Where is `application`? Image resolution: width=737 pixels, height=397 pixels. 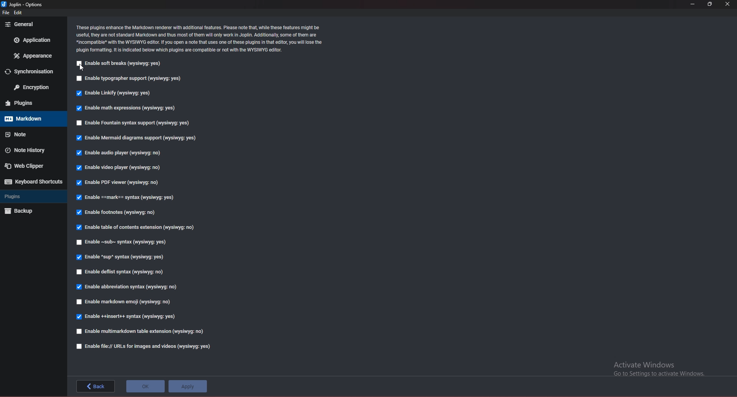 application is located at coordinates (33, 40).